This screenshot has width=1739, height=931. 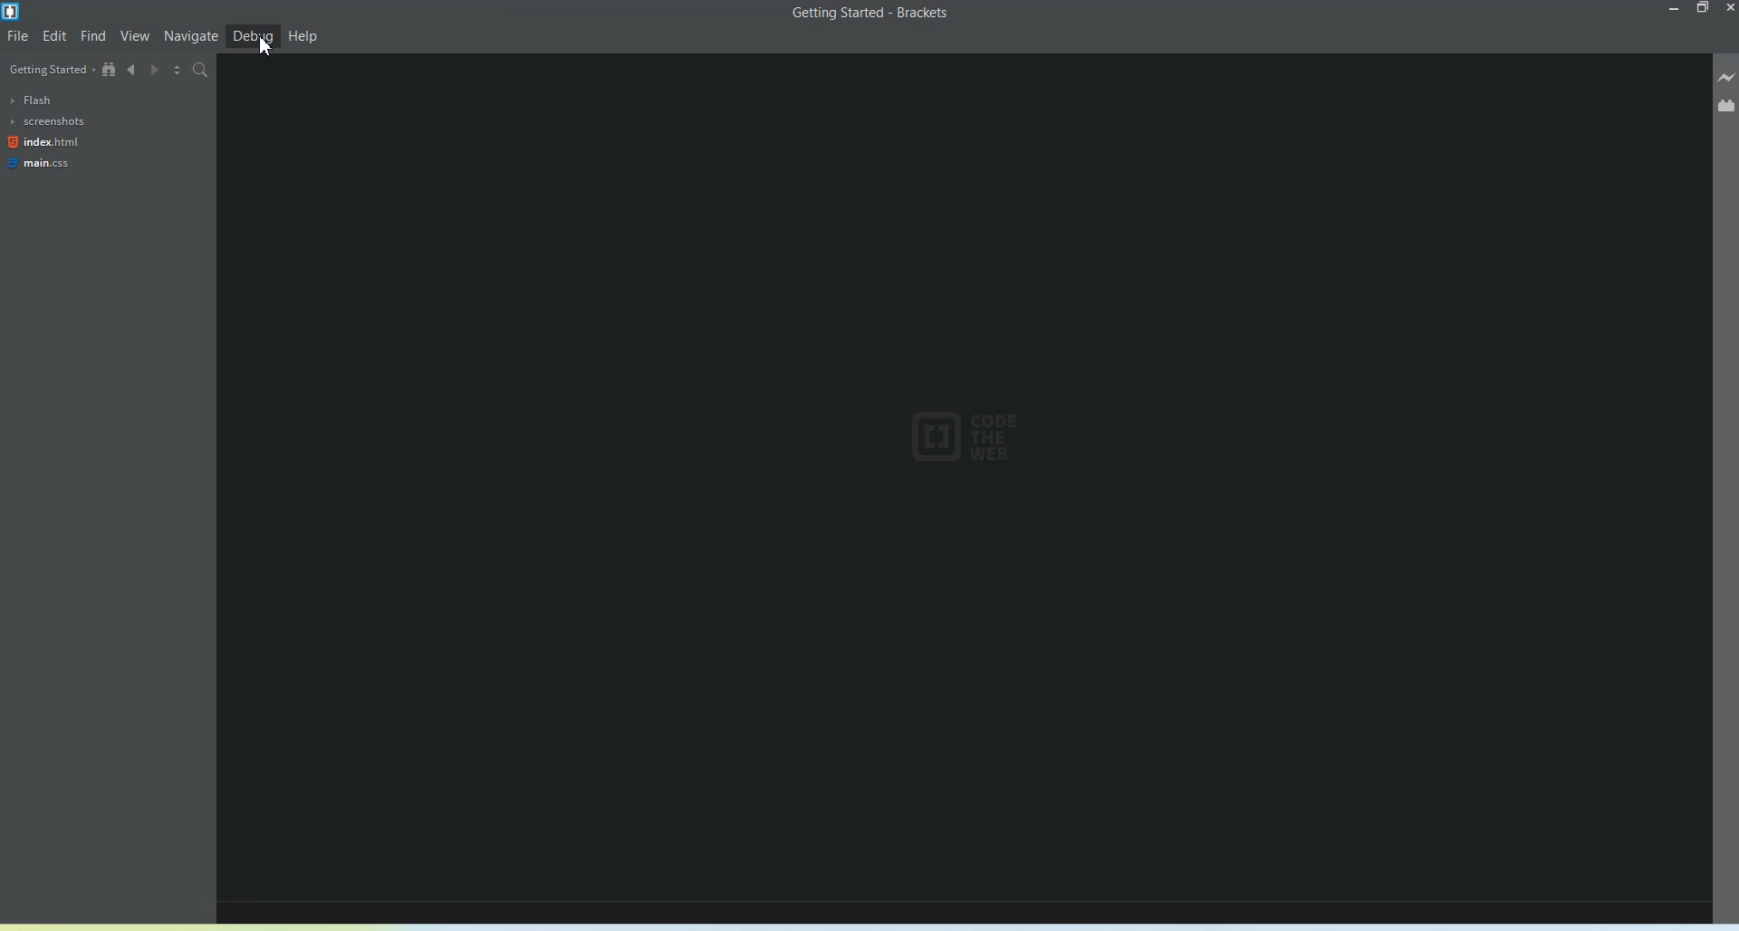 What do you see at coordinates (56, 34) in the screenshot?
I see `Edit` at bounding box center [56, 34].